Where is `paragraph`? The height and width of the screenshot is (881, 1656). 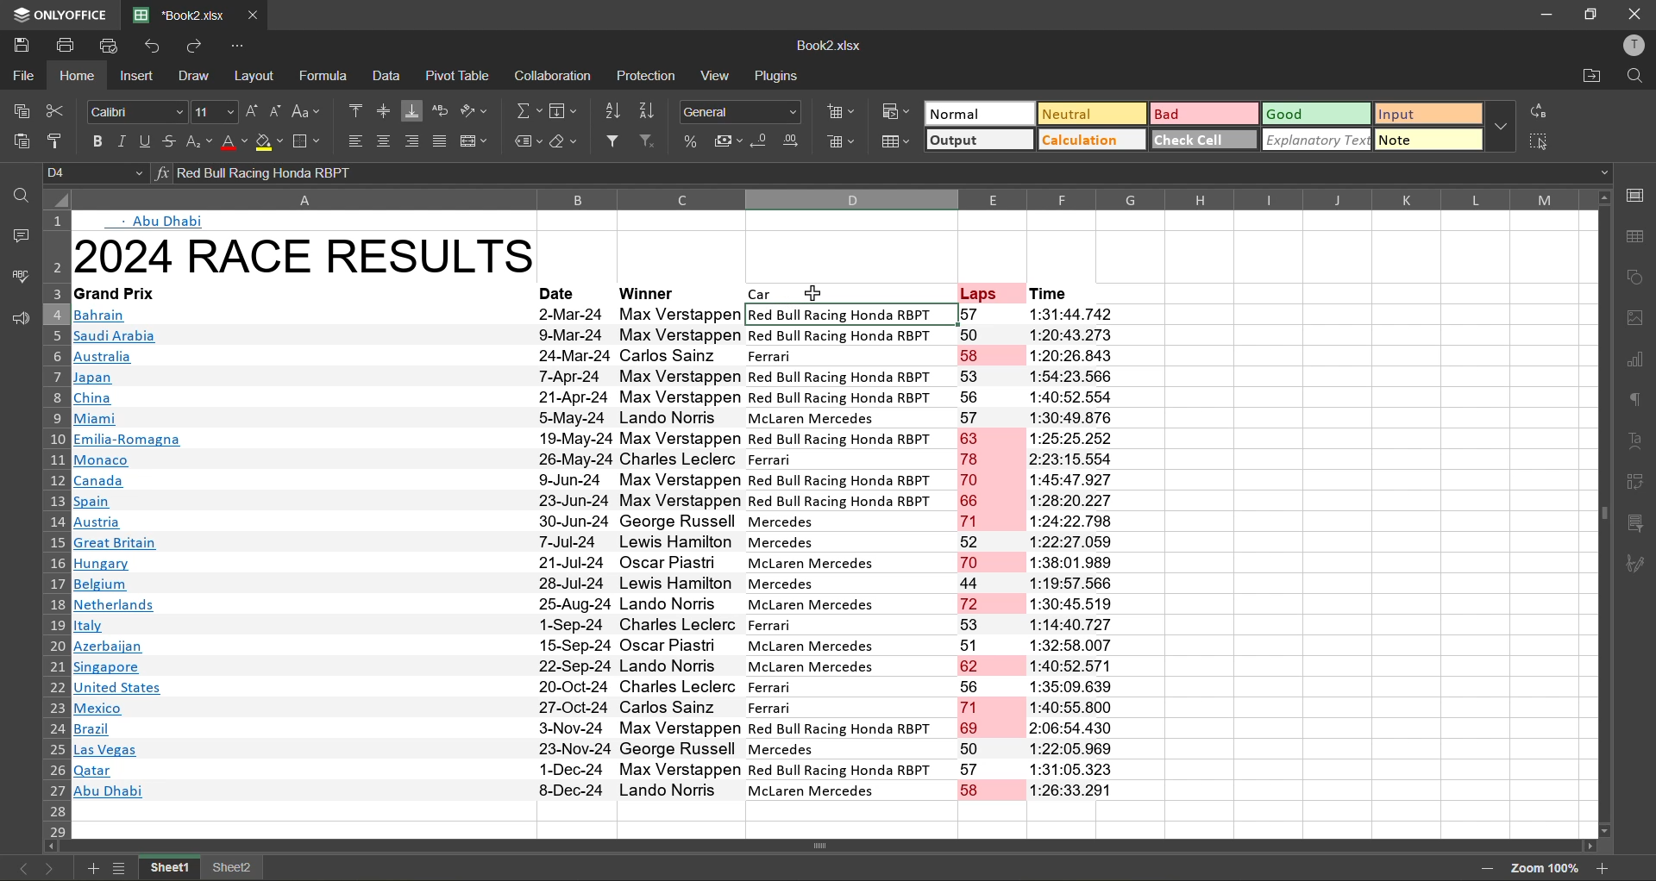 paragraph is located at coordinates (1636, 403).